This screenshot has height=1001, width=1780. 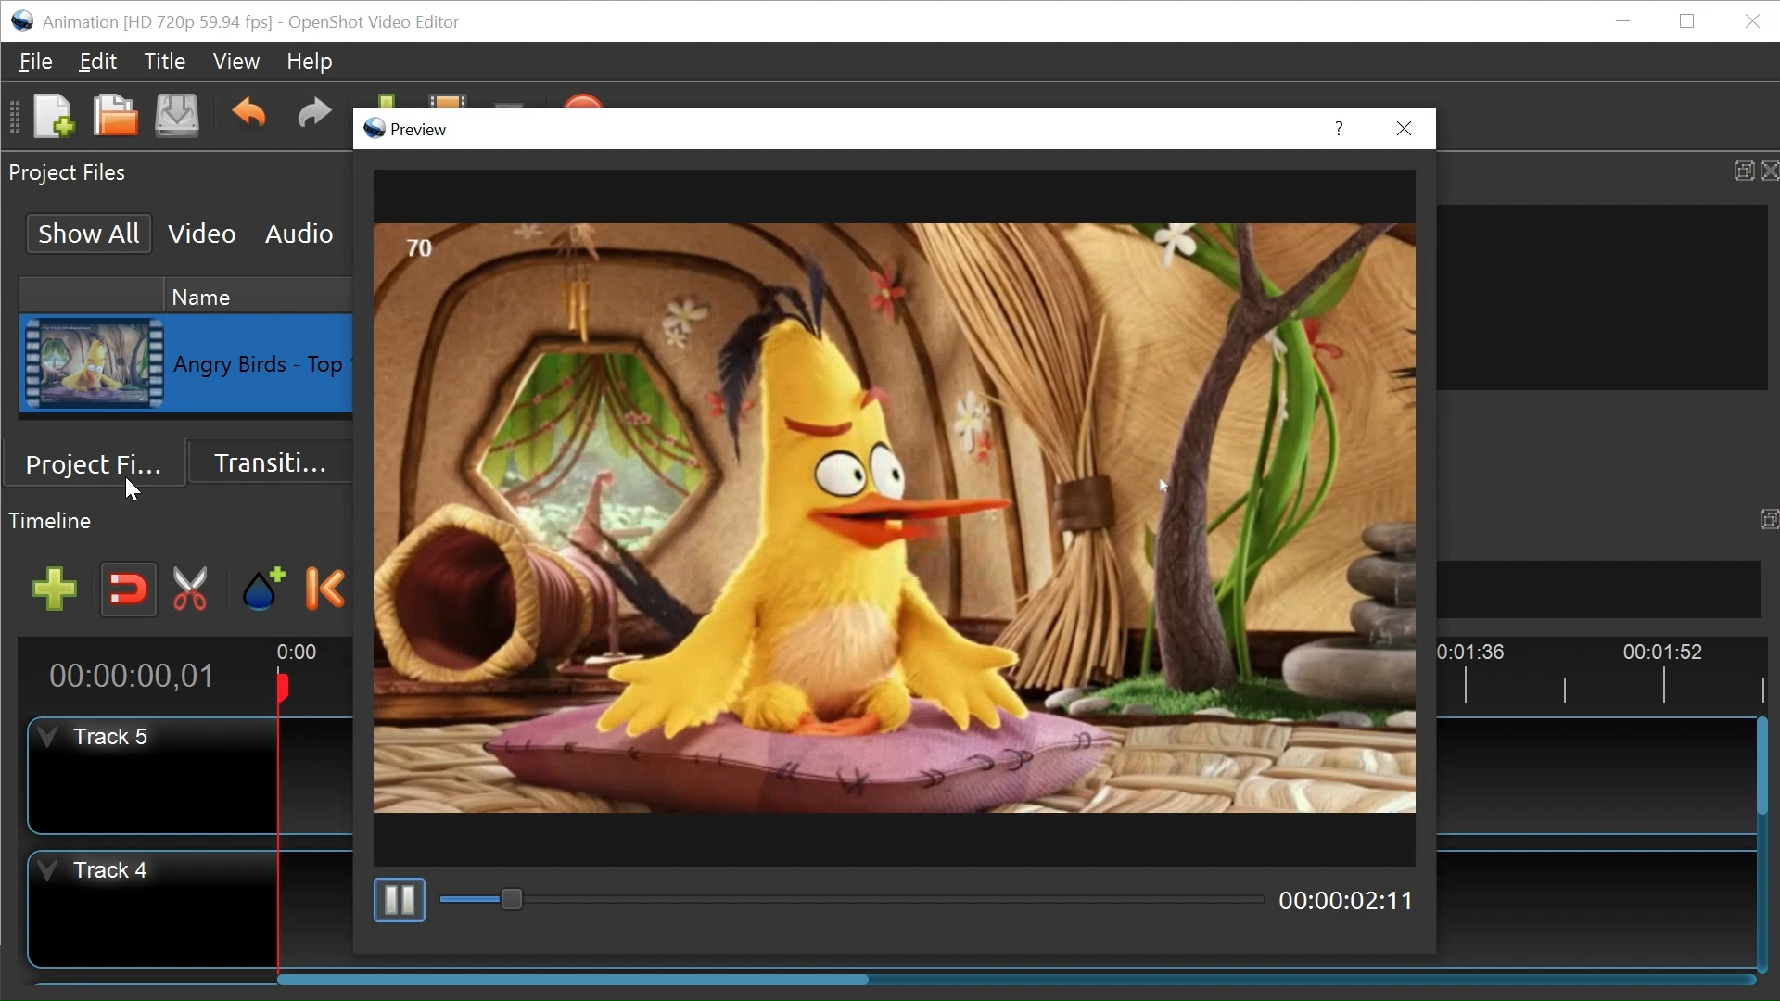 I want to click on Maximize, so click(x=1767, y=518).